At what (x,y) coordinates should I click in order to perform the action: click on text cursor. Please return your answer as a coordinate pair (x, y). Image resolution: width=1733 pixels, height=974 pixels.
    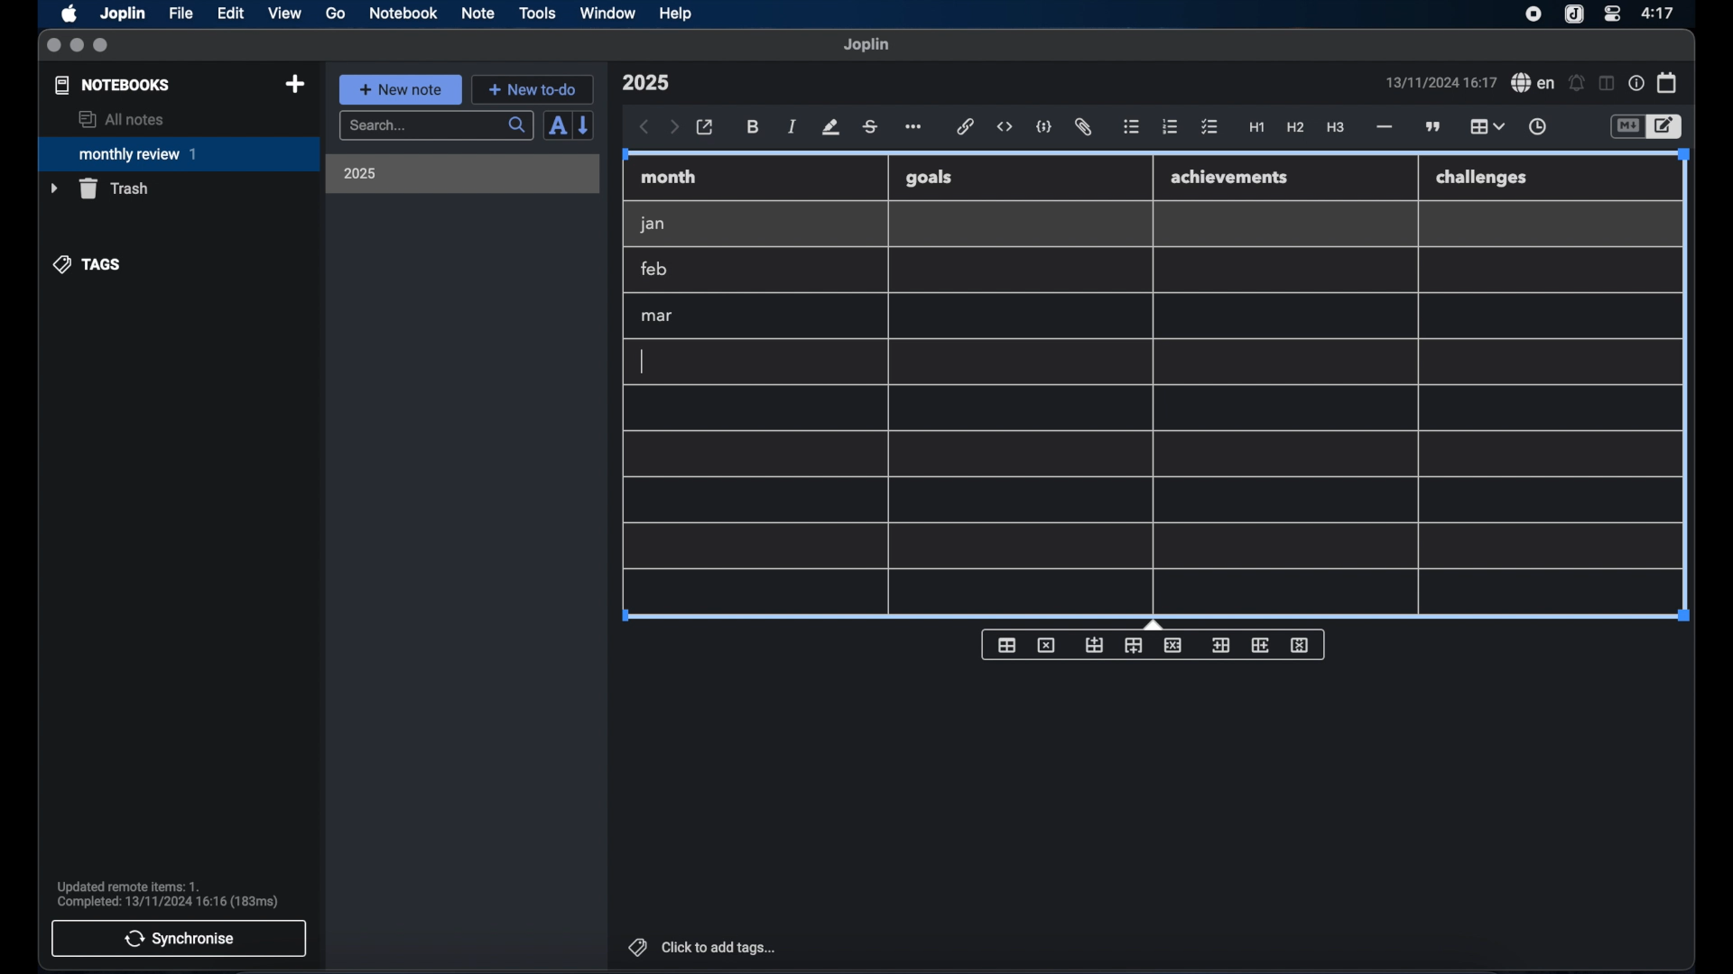
    Looking at the image, I should click on (645, 361).